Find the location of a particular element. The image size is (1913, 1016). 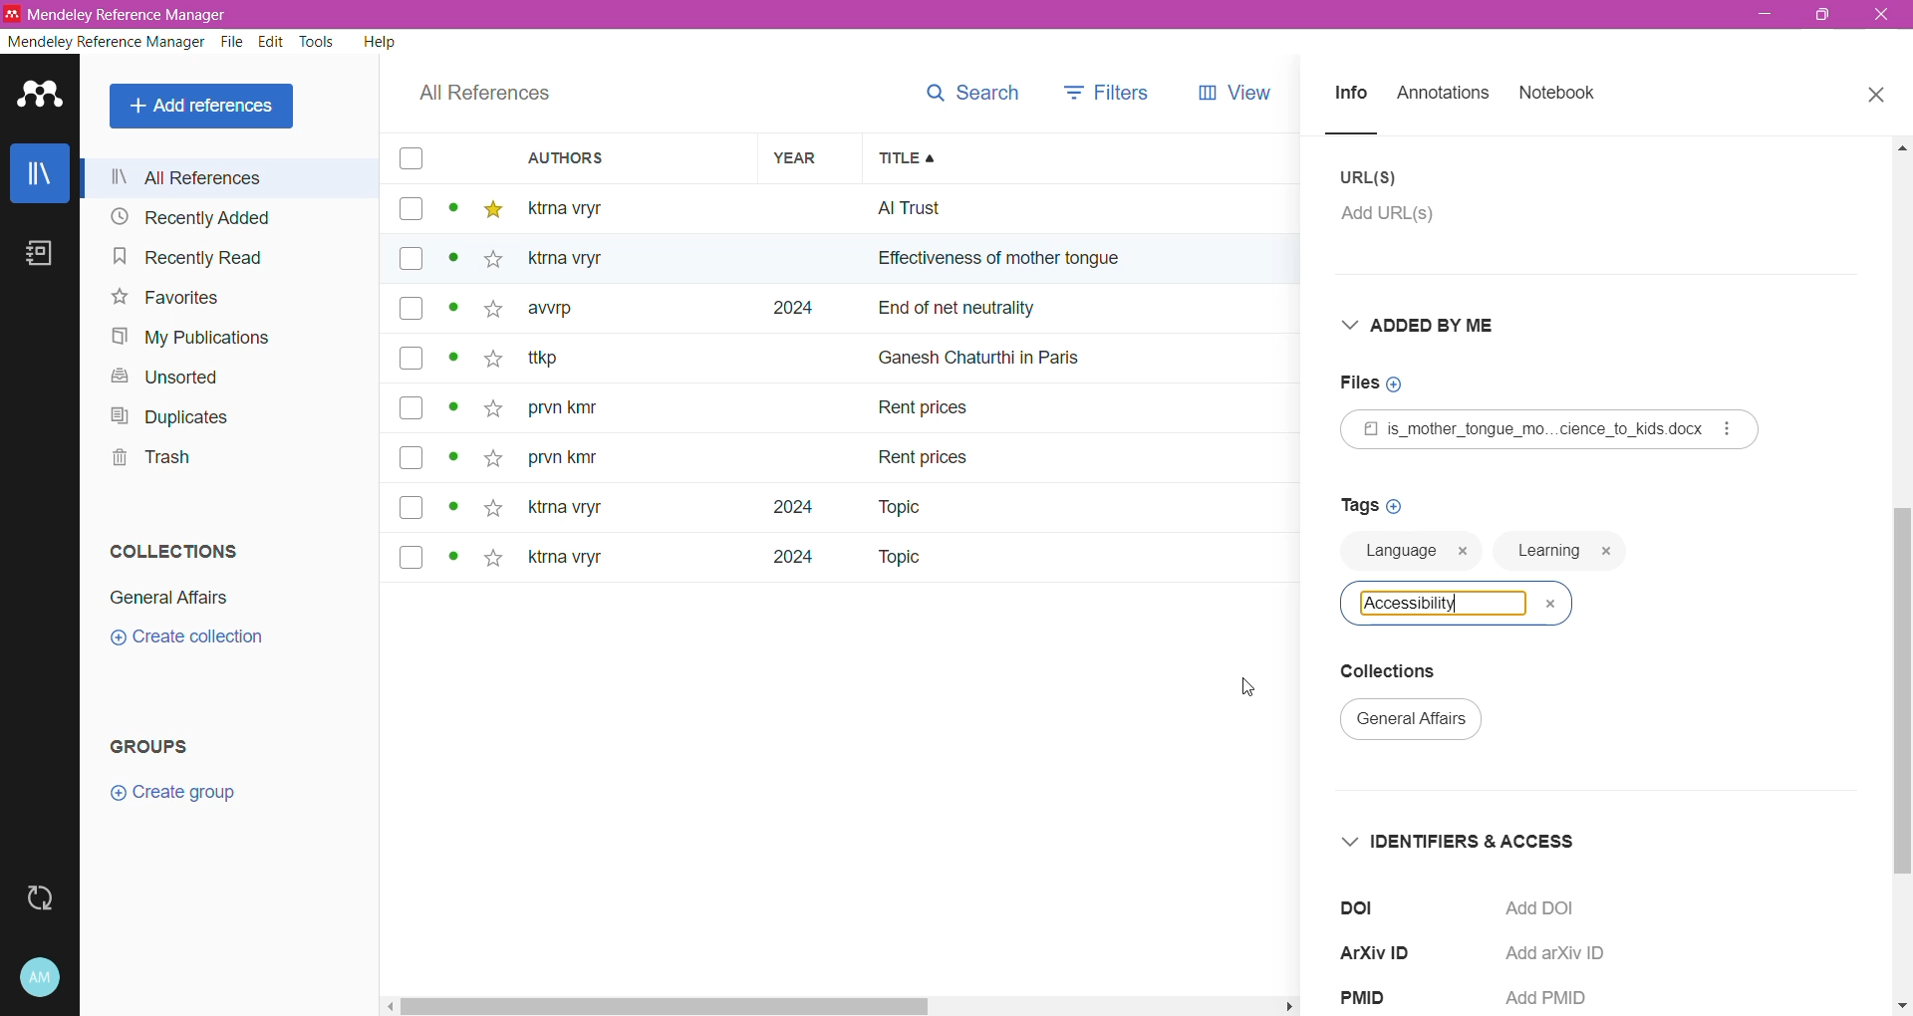

File is located at coordinates (234, 42).